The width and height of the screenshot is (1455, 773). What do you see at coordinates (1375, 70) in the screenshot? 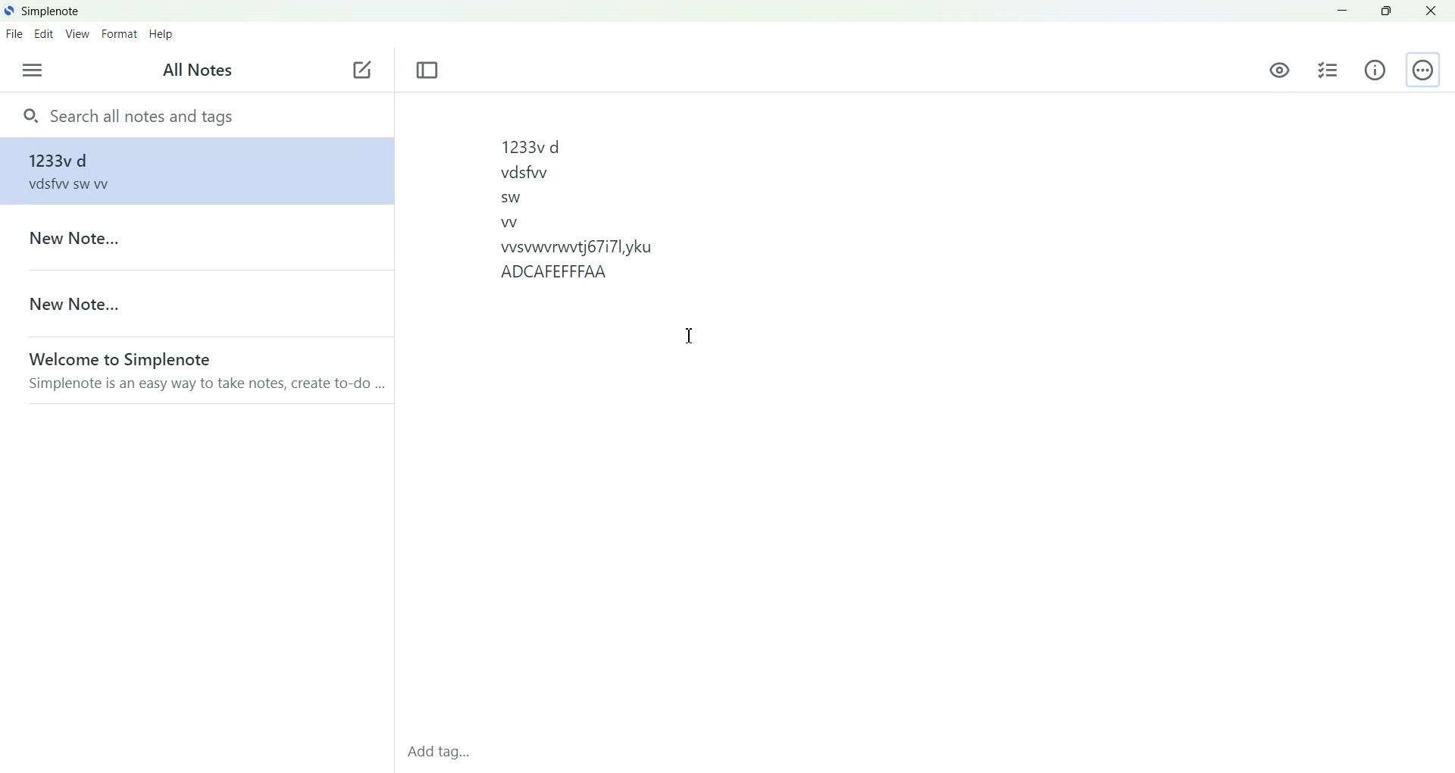
I see `Info` at bounding box center [1375, 70].